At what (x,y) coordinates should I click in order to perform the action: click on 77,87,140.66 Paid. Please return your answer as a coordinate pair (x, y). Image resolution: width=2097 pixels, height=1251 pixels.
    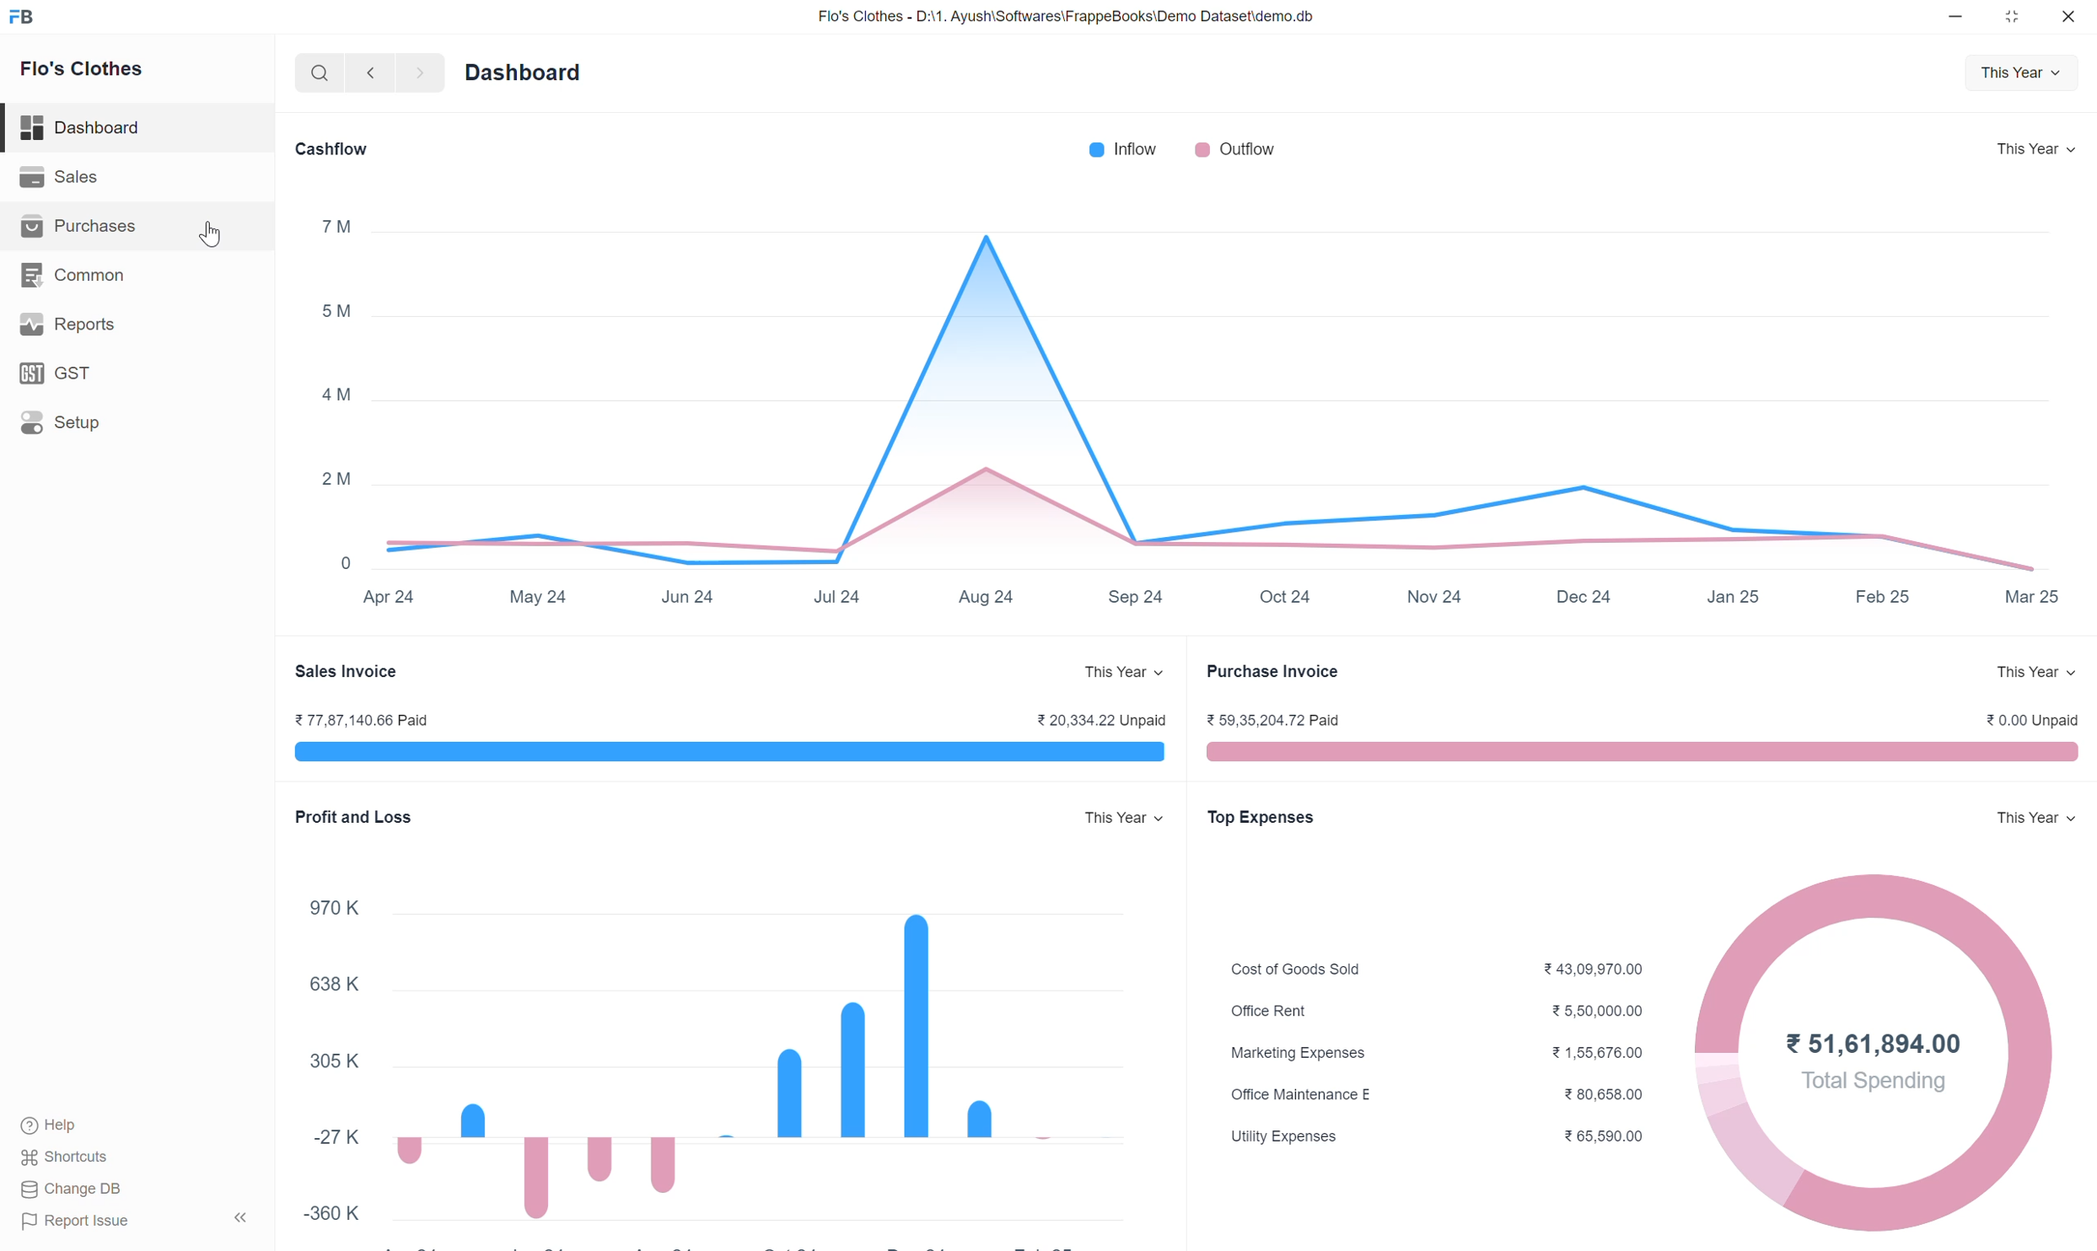
    Looking at the image, I should click on (363, 721).